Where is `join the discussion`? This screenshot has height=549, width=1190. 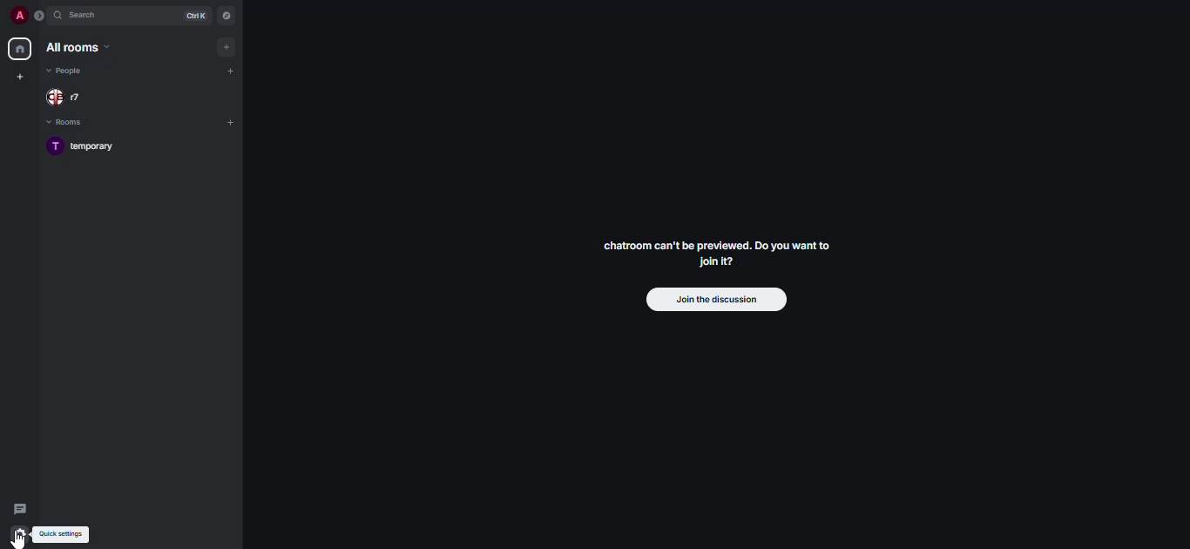 join the discussion is located at coordinates (717, 300).